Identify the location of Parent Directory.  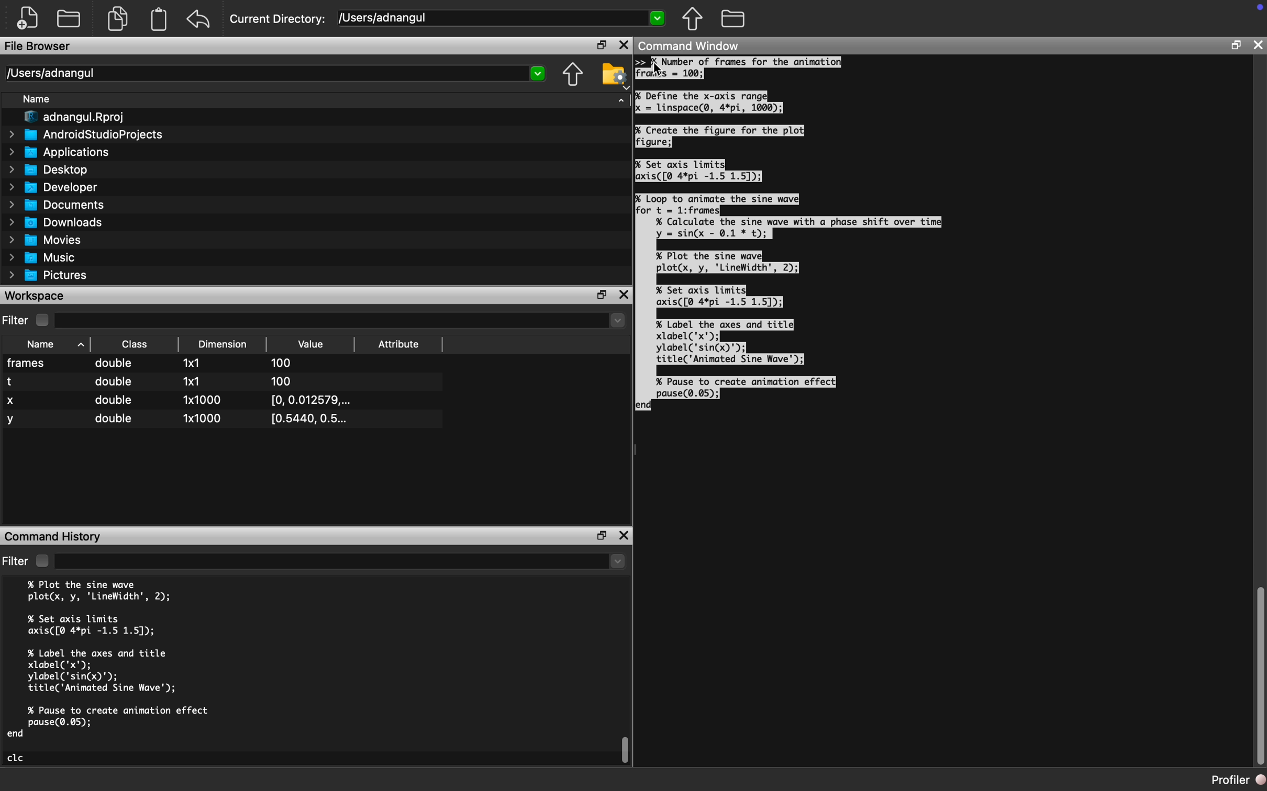
(572, 75).